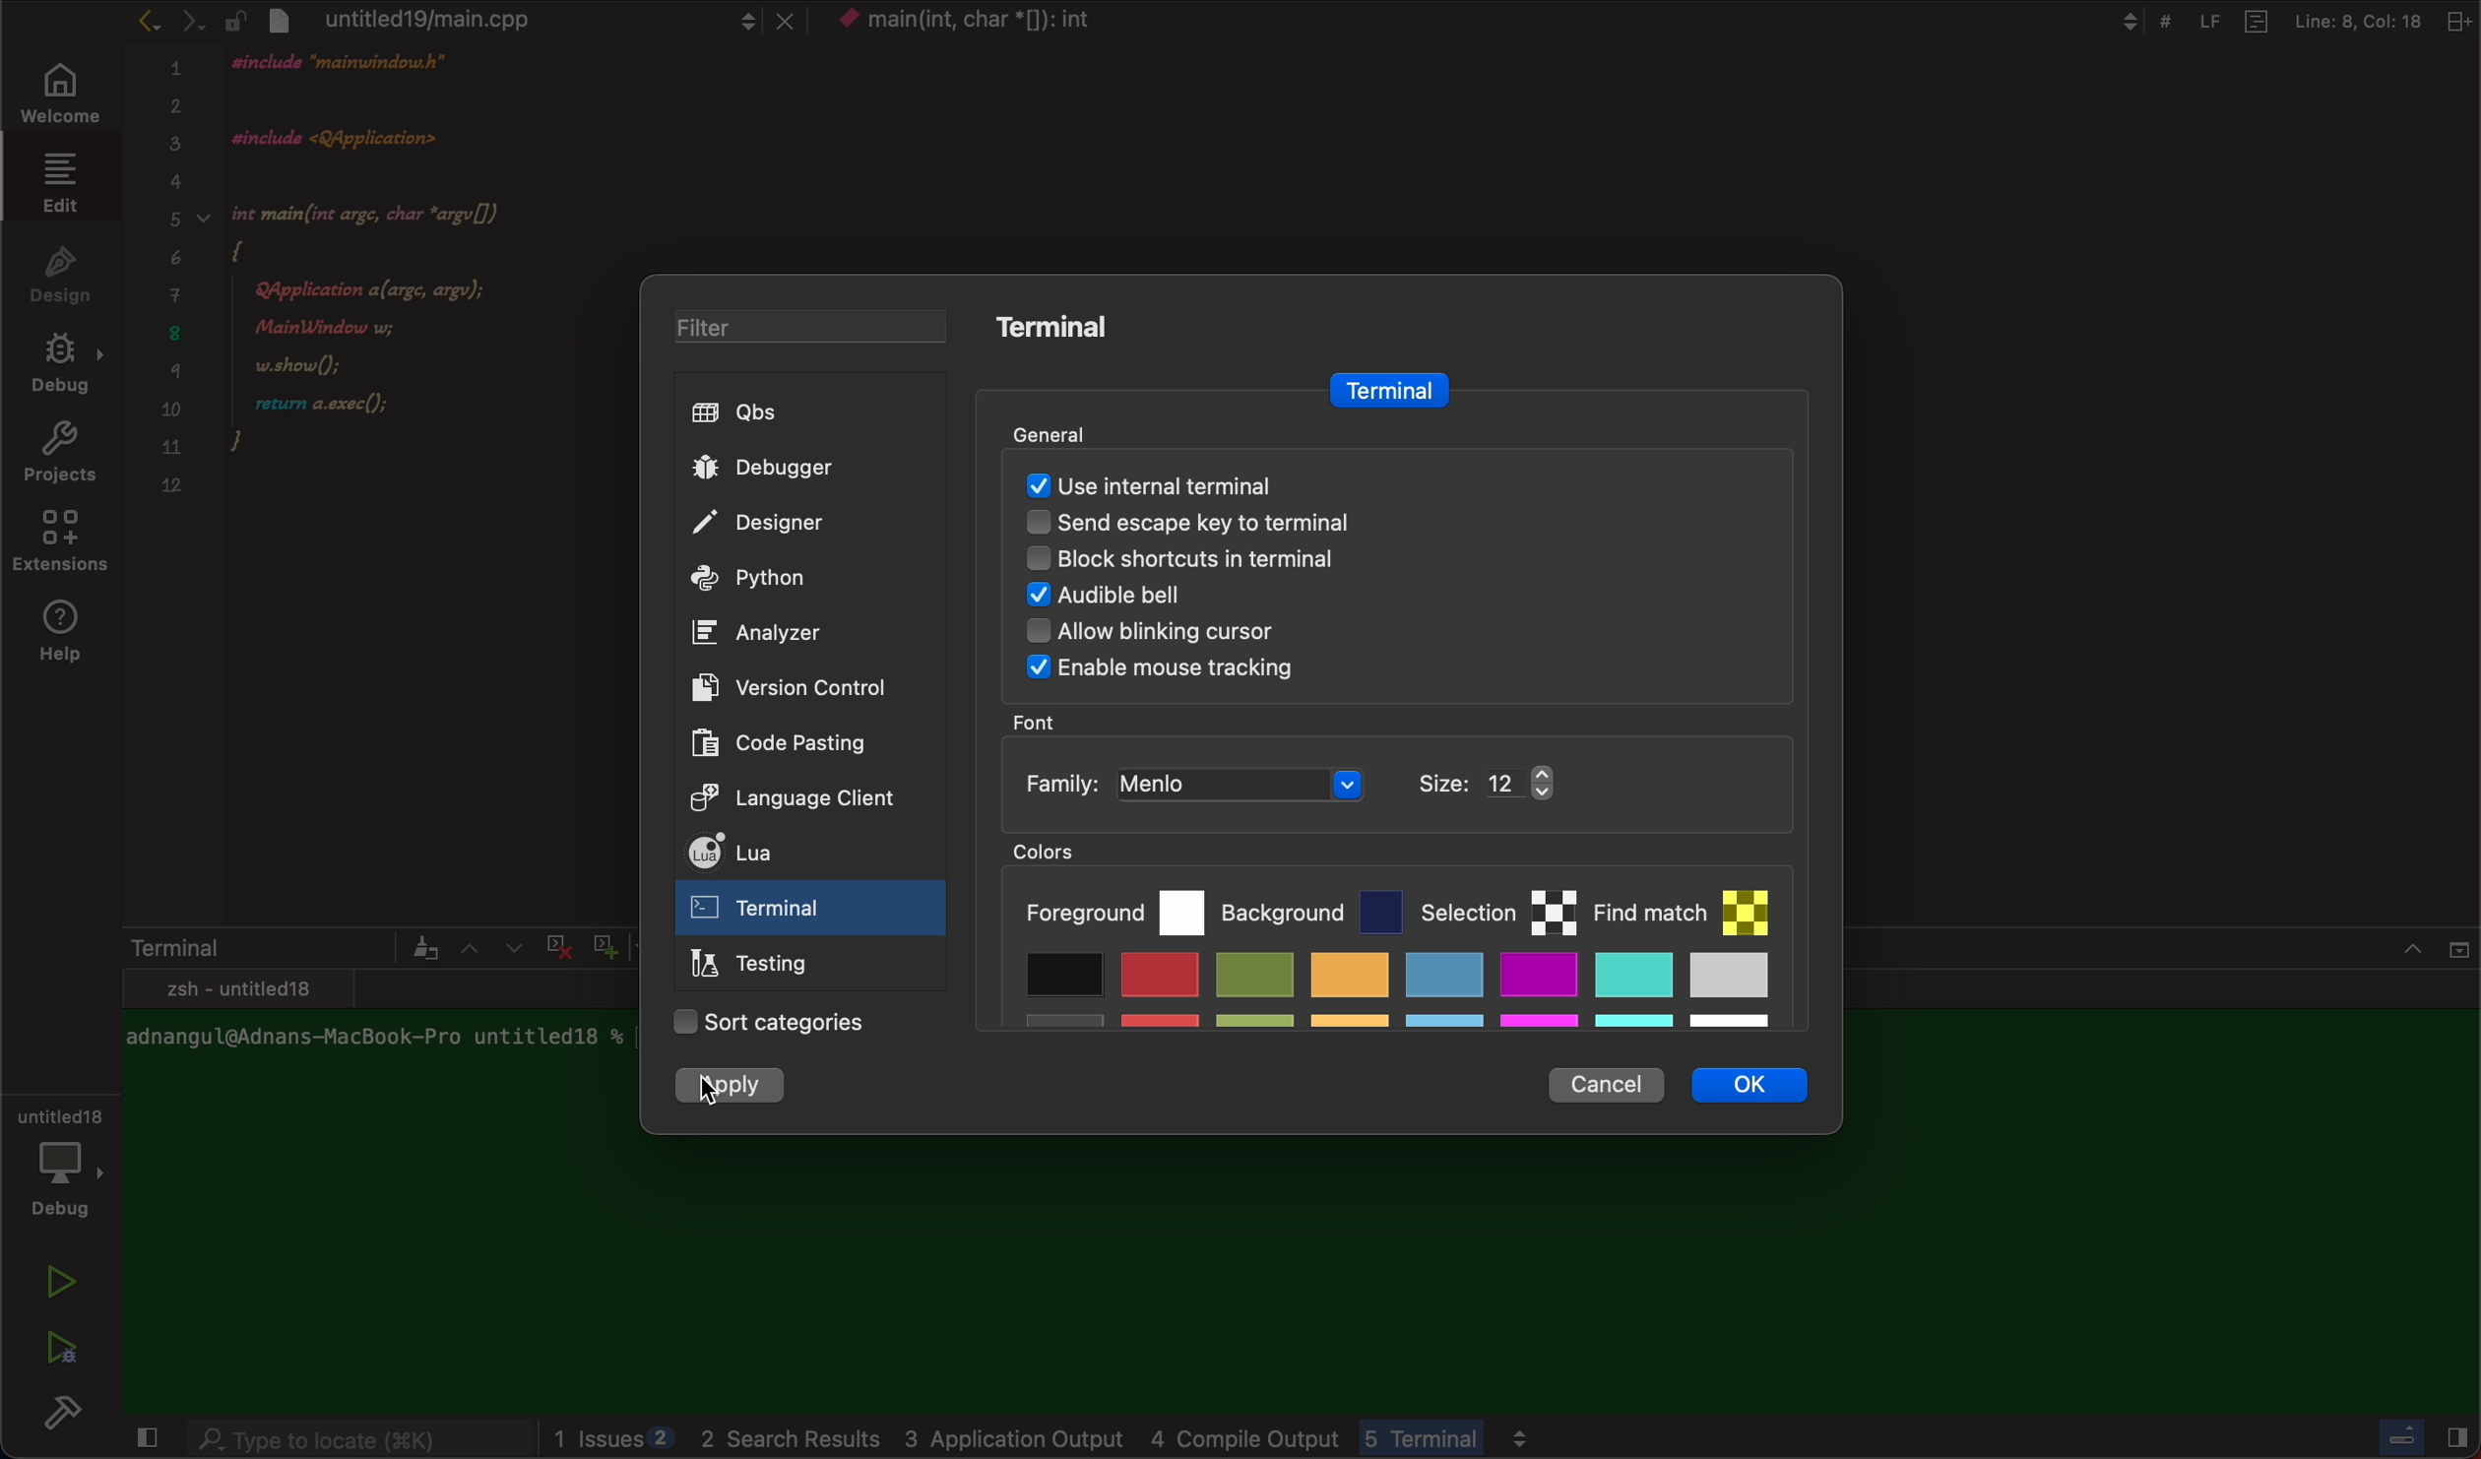  What do you see at coordinates (1385, 482) in the screenshot?
I see `use internal terminal` at bounding box center [1385, 482].